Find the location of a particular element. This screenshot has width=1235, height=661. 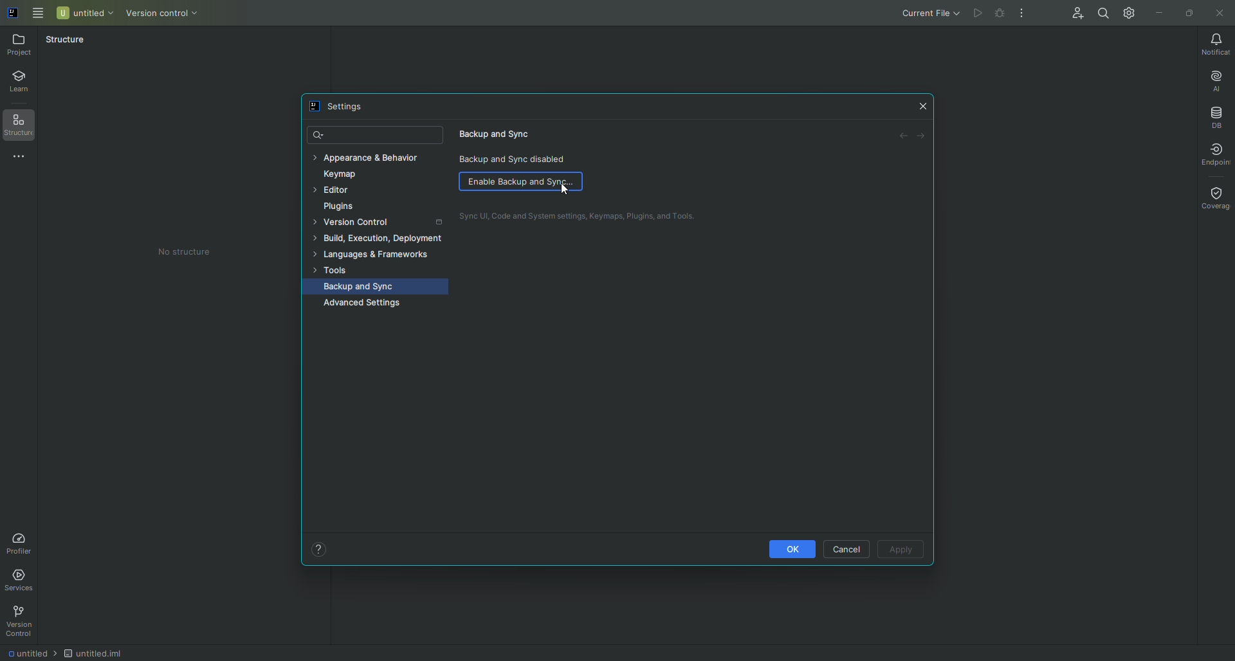

Learn is located at coordinates (25, 83).